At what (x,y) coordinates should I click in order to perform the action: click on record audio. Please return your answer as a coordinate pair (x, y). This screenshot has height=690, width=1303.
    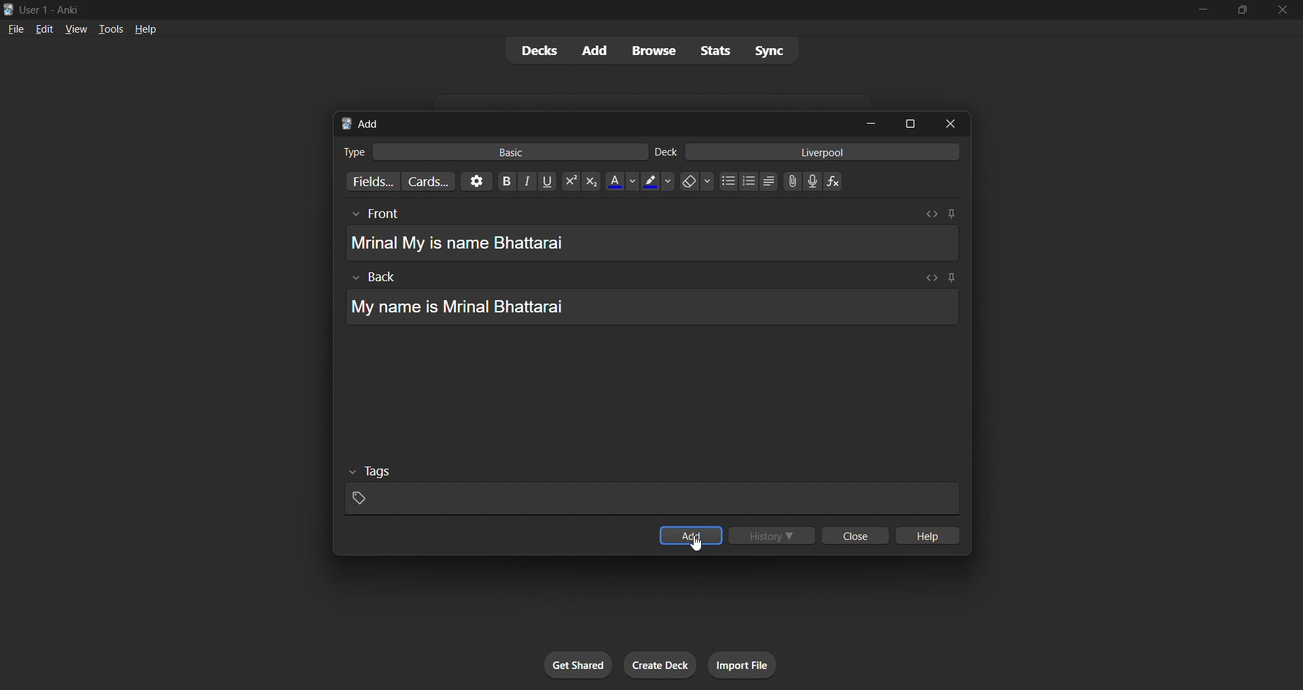
    Looking at the image, I should click on (813, 181).